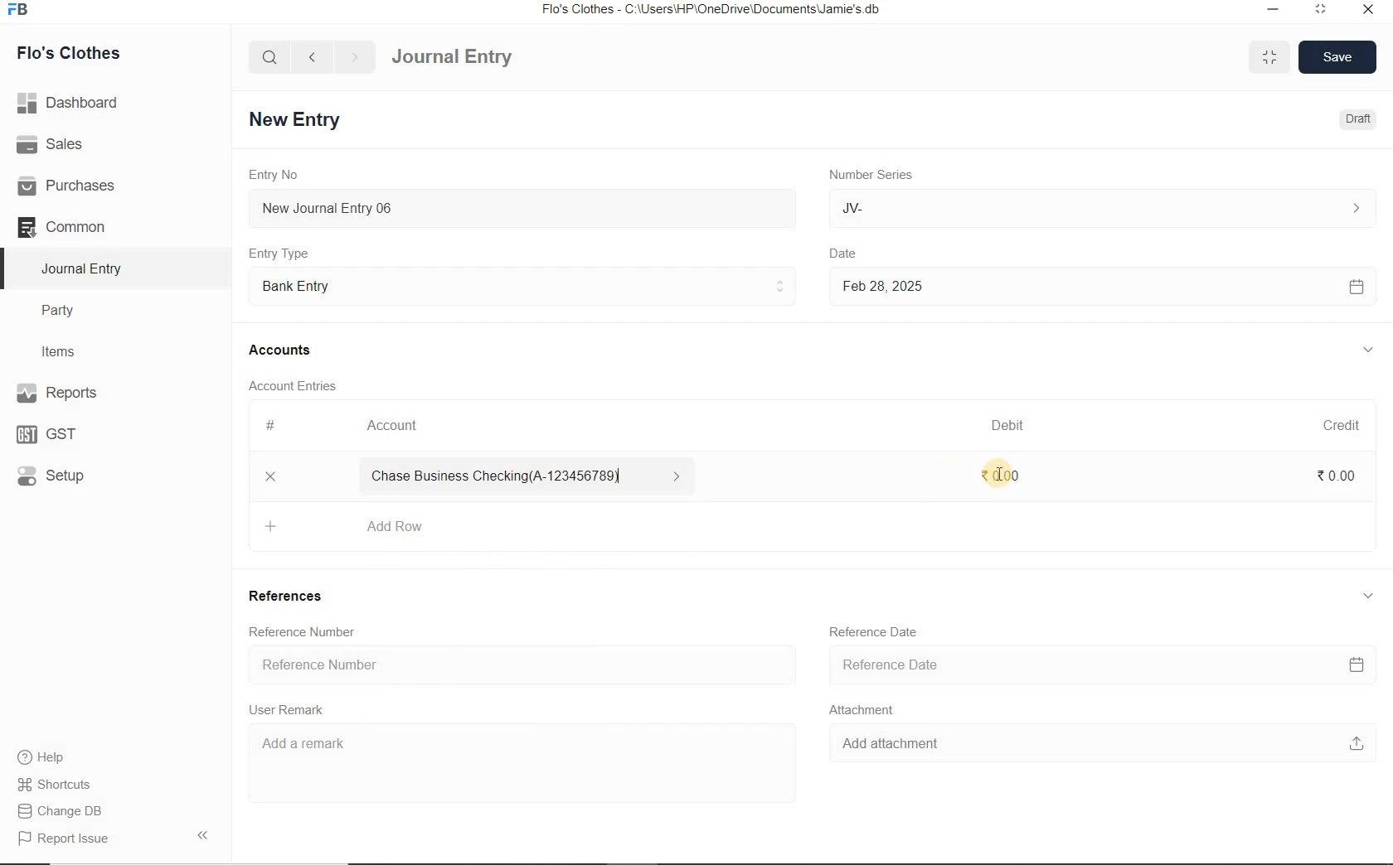  Describe the element at coordinates (283, 350) in the screenshot. I see `Accounts` at that location.